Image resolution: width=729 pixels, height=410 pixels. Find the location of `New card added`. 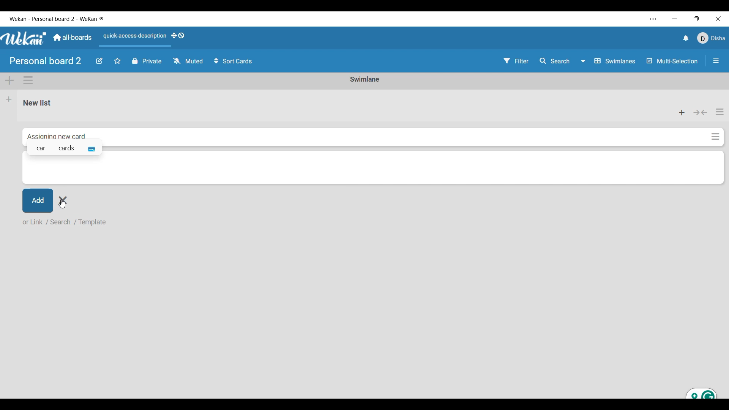

New card added is located at coordinates (365, 133).